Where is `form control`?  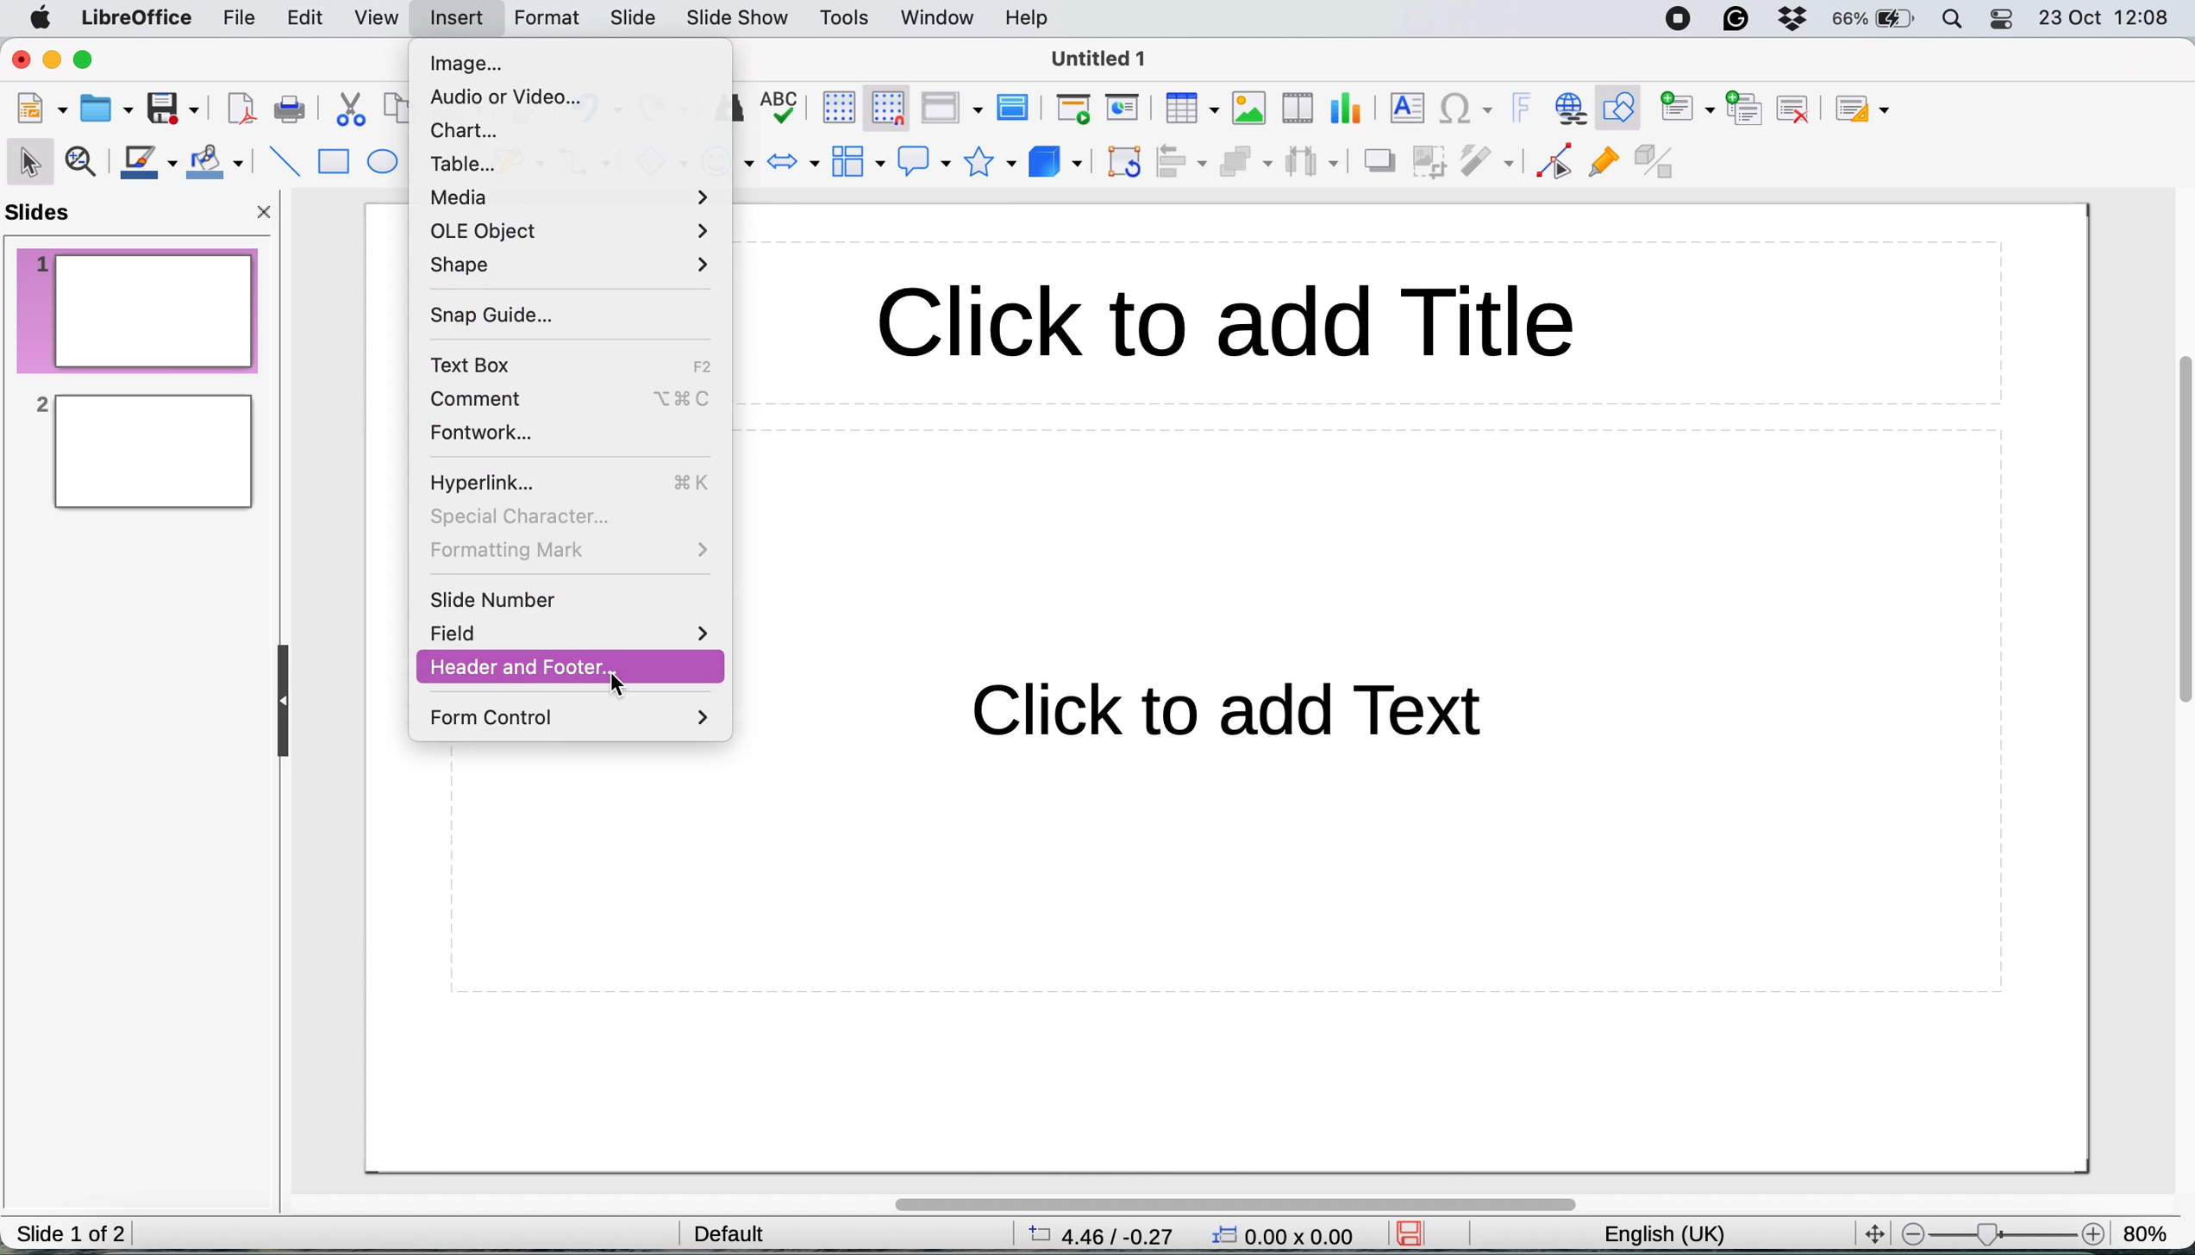 form control is located at coordinates (572, 719).